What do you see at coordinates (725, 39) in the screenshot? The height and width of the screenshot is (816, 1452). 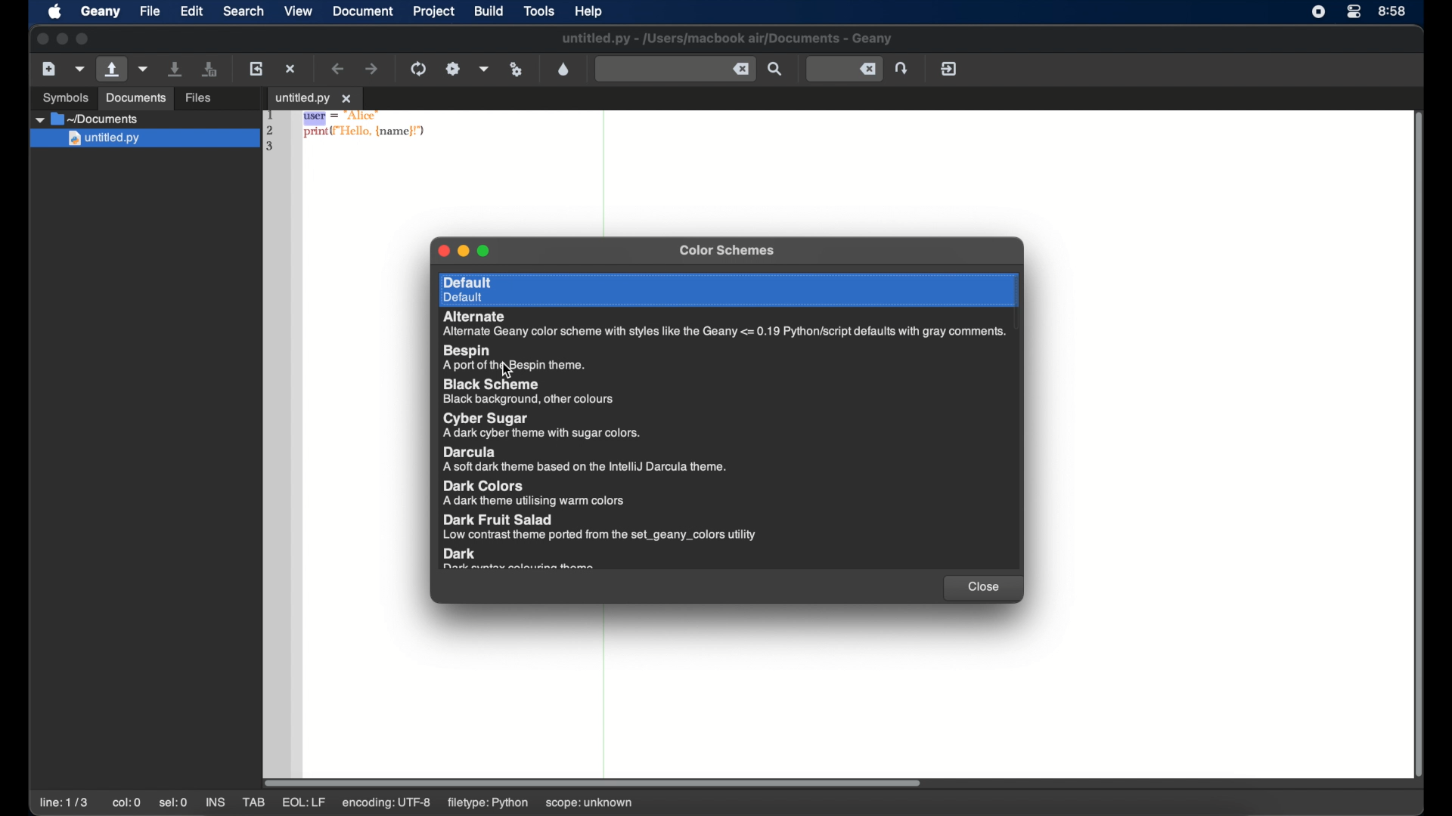 I see `file name` at bounding box center [725, 39].